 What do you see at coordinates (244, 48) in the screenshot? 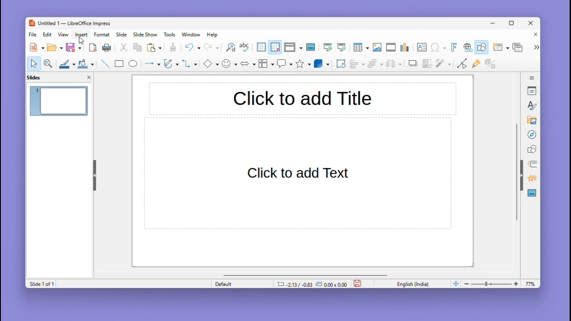
I see `spelling` at bounding box center [244, 48].